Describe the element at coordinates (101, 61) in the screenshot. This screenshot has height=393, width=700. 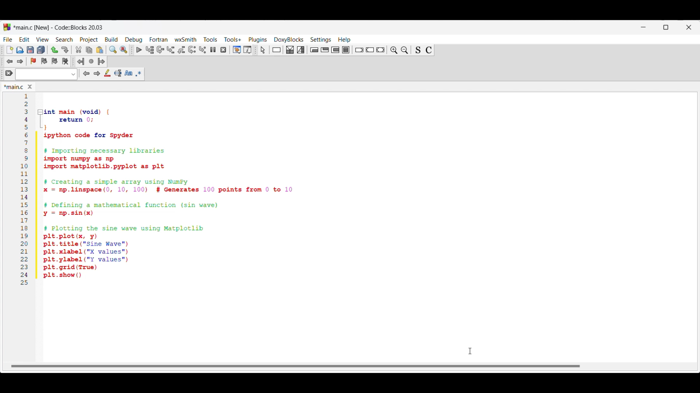
I see `Jump forward` at that location.